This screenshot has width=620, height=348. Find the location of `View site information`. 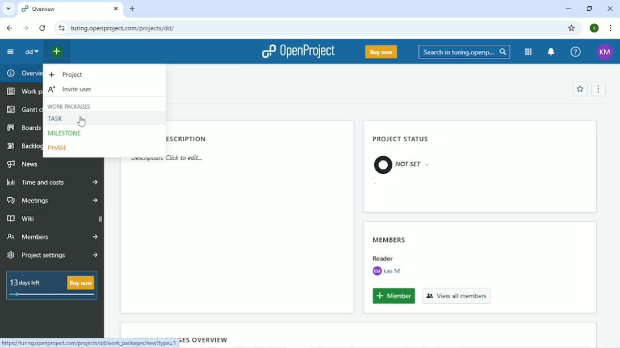

View site information is located at coordinates (61, 28).